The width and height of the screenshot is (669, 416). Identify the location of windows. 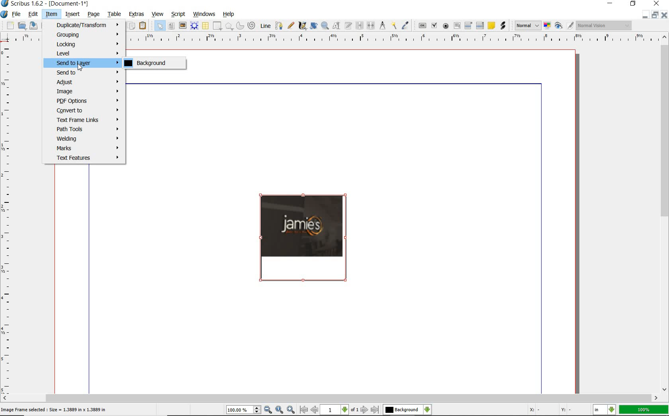
(205, 14).